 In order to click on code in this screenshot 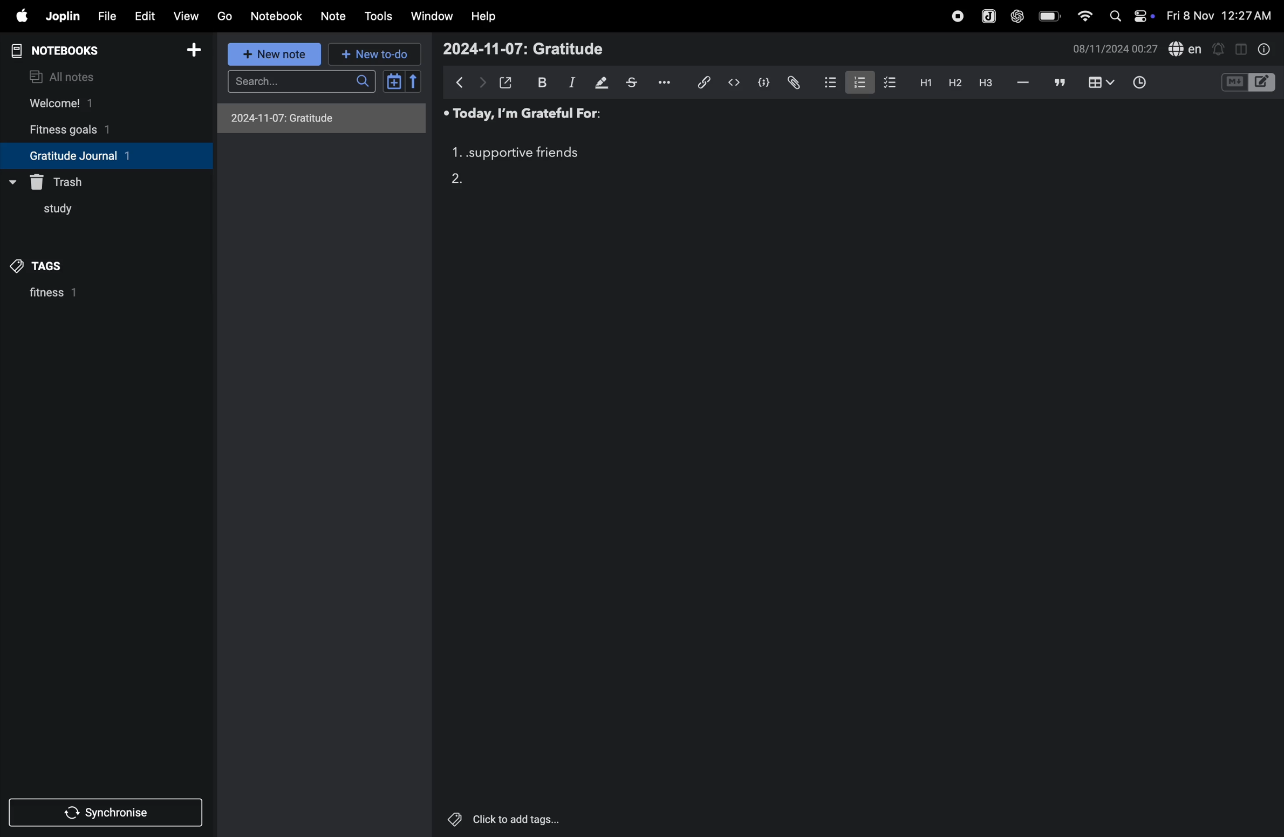, I will do `click(761, 84)`.